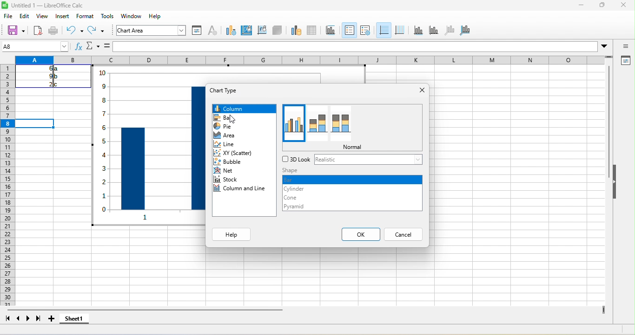 This screenshot has width=635, height=335. I want to click on titles, so click(331, 31).